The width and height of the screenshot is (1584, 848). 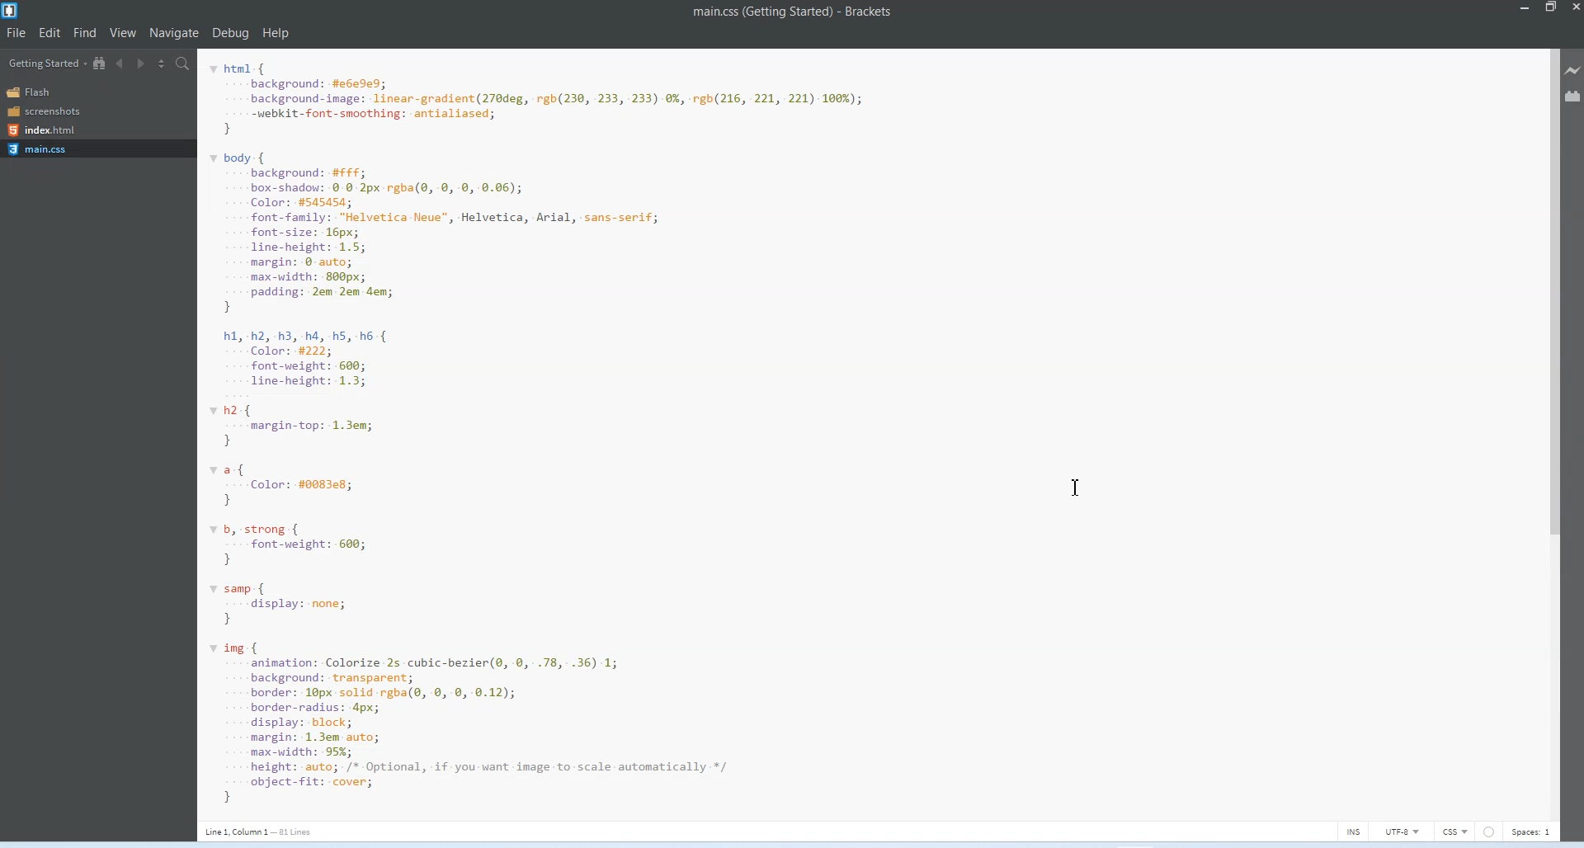 What do you see at coordinates (184, 63) in the screenshot?
I see `Find in Files` at bounding box center [184, 63].